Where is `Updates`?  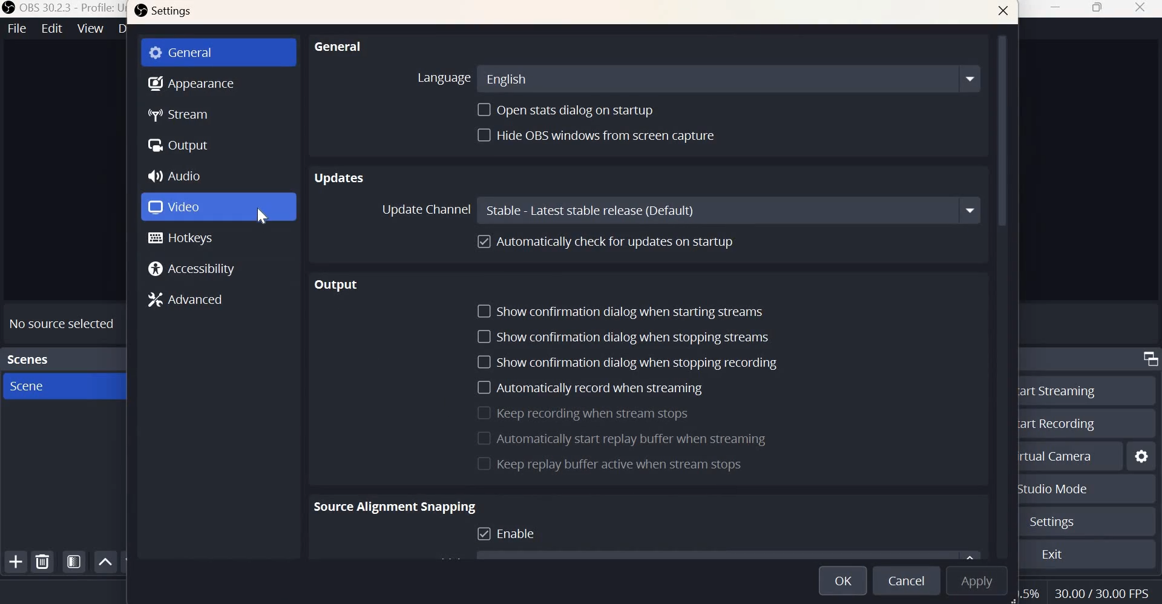
Updates is located at coordinates (339, 179).